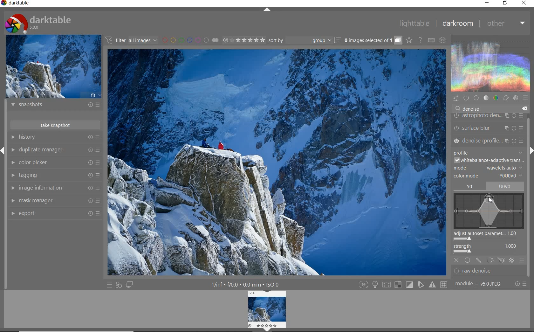 This screenshot has width=534, height=332. I want to click on DENOISE, so click(470, 109).